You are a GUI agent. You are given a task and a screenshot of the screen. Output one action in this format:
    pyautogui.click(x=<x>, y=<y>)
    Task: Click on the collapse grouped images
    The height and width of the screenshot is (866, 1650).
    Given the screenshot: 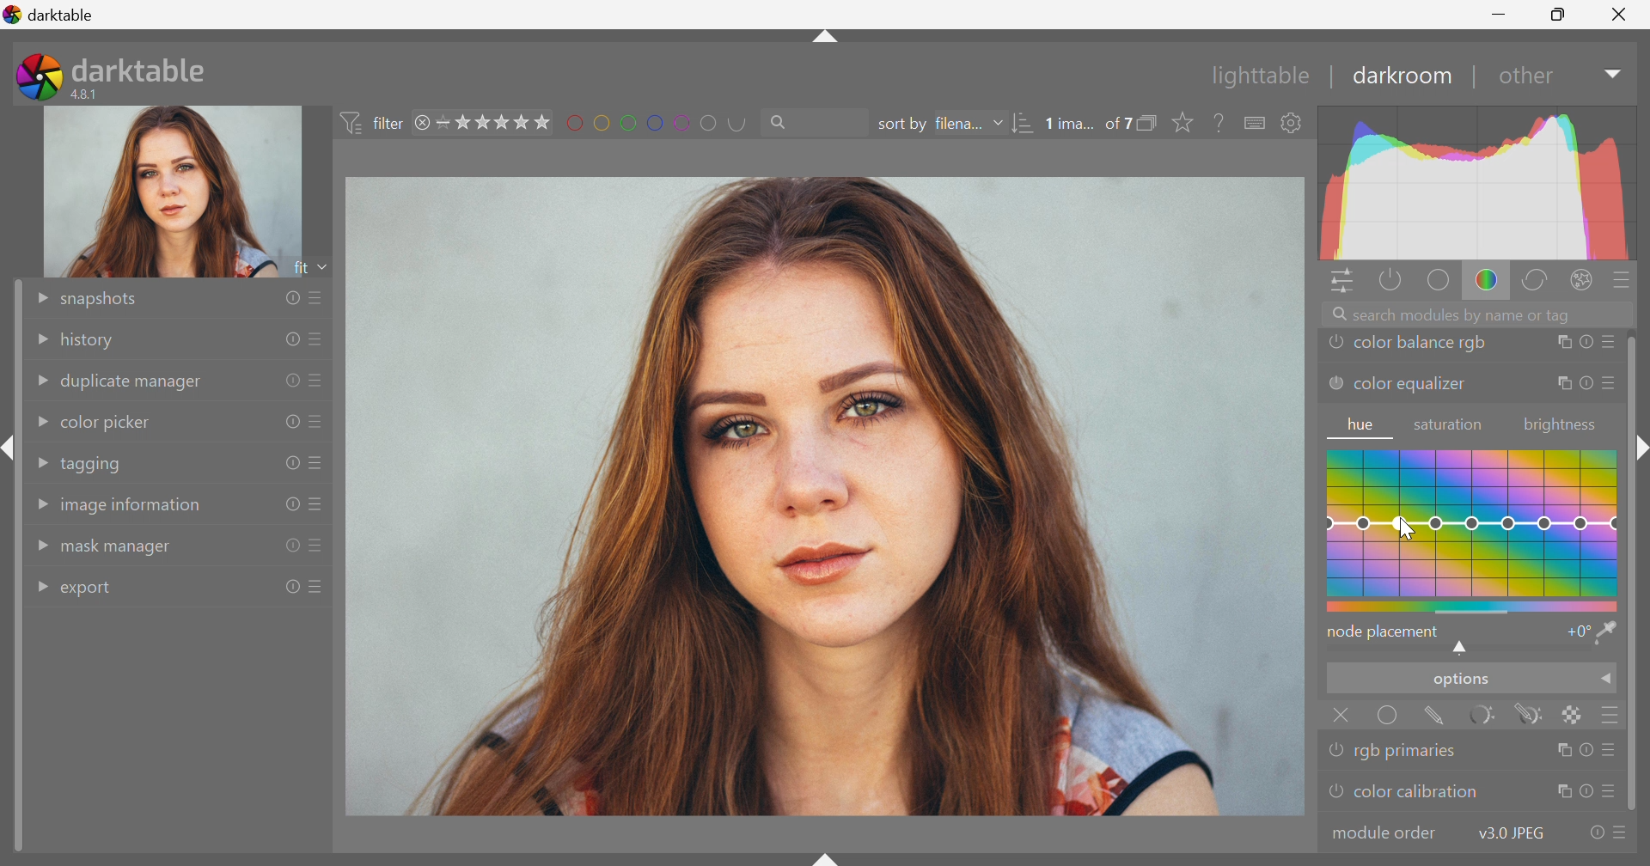 What is the action you would take?
    pyautogui.click(x=1152, y=122)
    